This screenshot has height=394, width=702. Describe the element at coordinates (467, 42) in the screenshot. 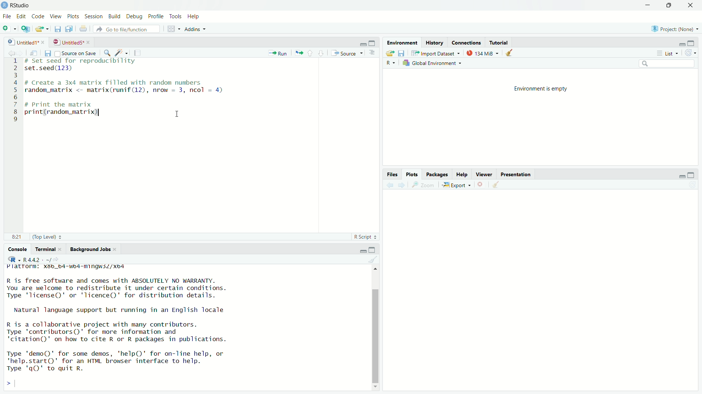

I see `Connections` at that location.